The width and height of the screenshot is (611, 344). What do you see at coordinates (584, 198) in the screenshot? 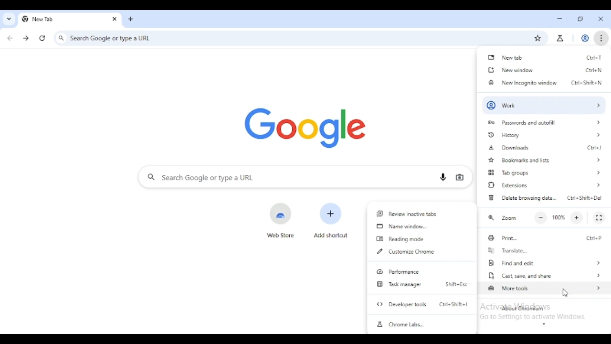
I see `shortcut for delete browsing data` at bounding box center [584, 198].